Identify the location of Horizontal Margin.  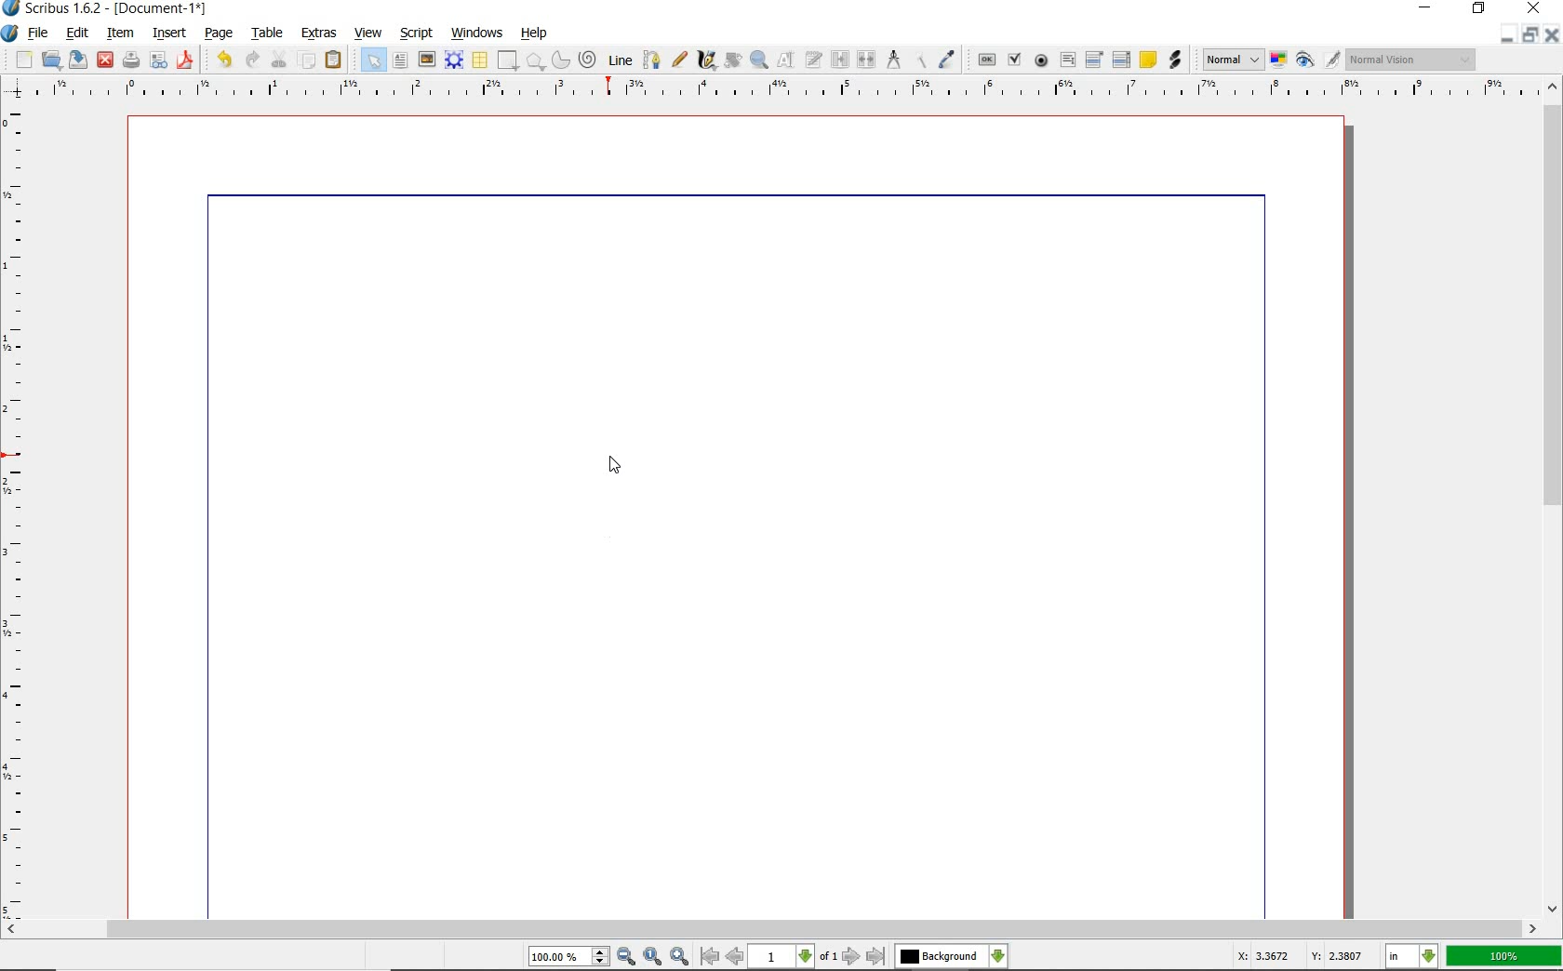
(783, 89).